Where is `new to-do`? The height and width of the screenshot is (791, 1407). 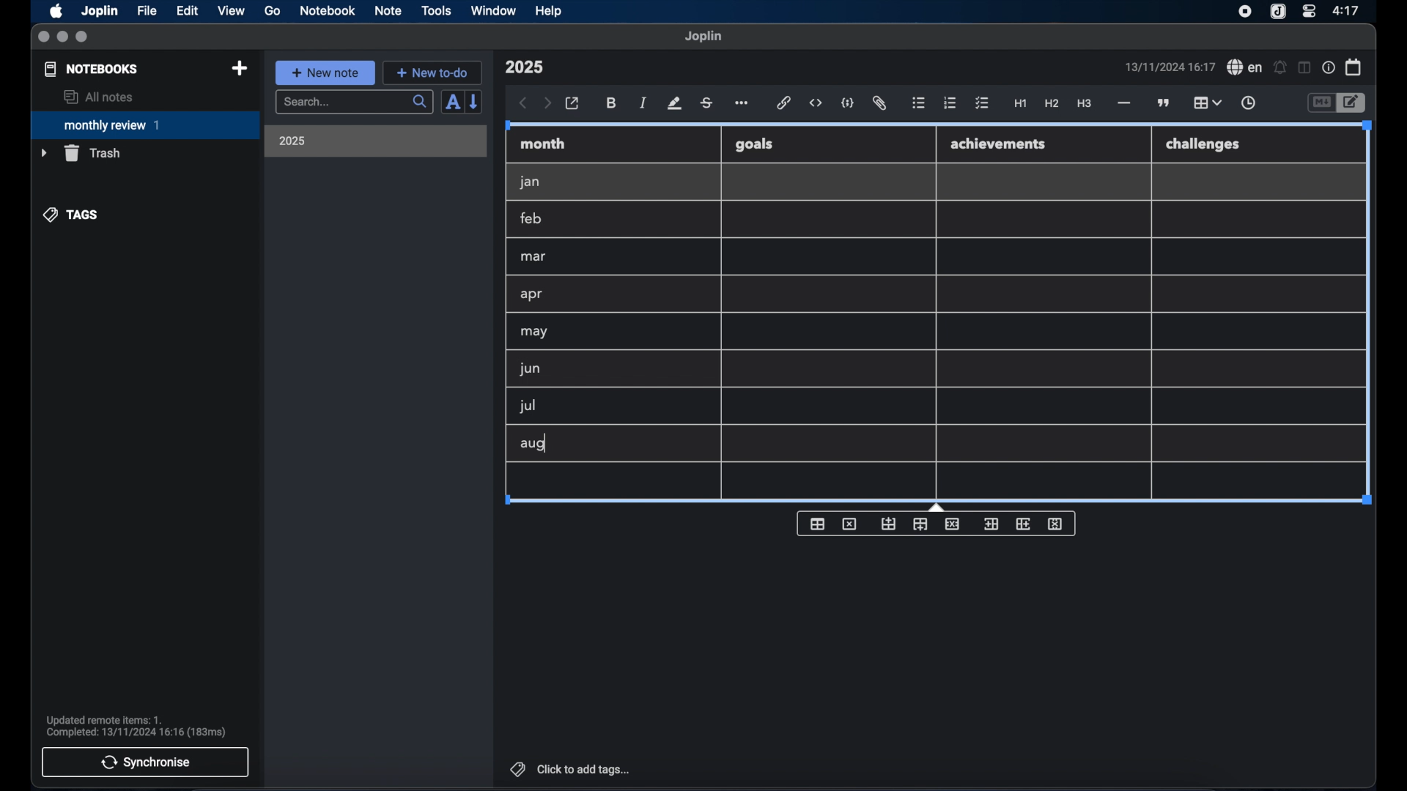 new to-do is located at coordinates (433, 73).